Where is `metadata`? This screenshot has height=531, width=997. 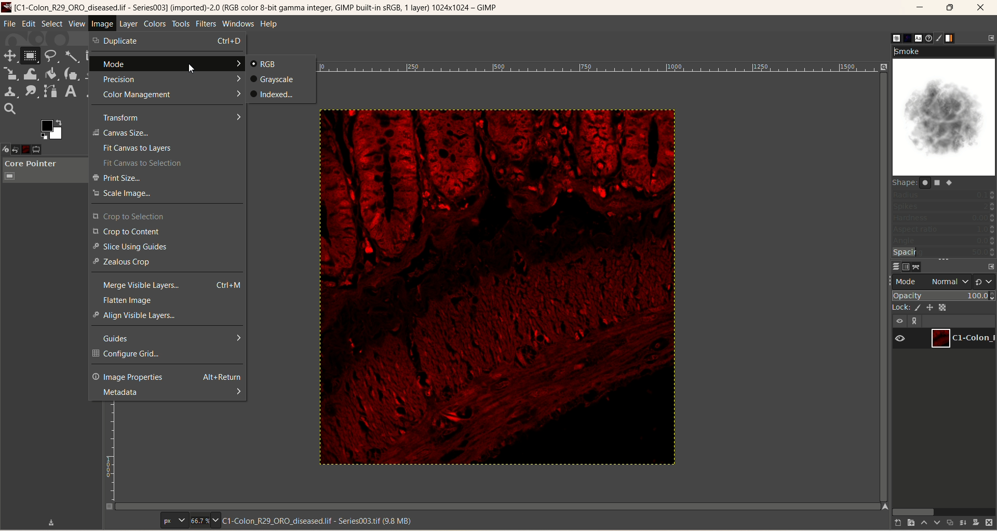 metadata is located at coordinates (168, 393).